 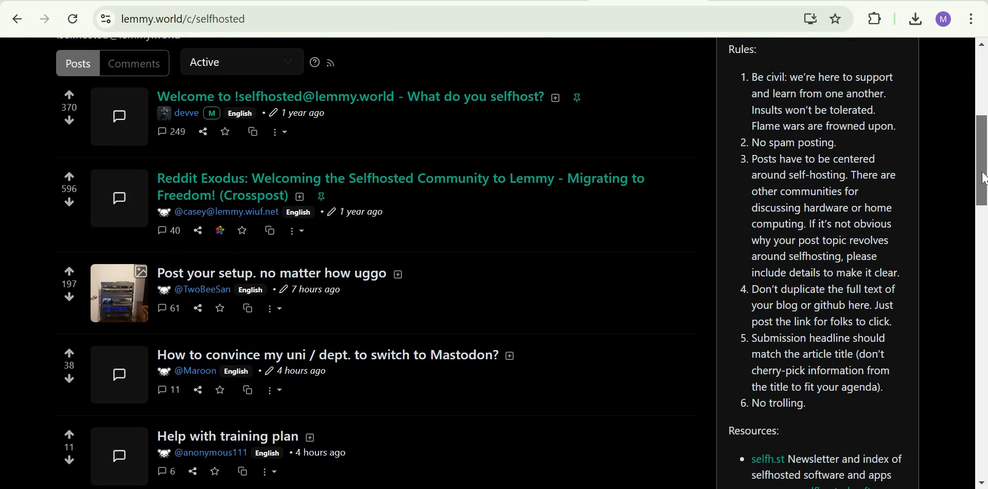 I want to click on comments, so click(x=137, y=63).